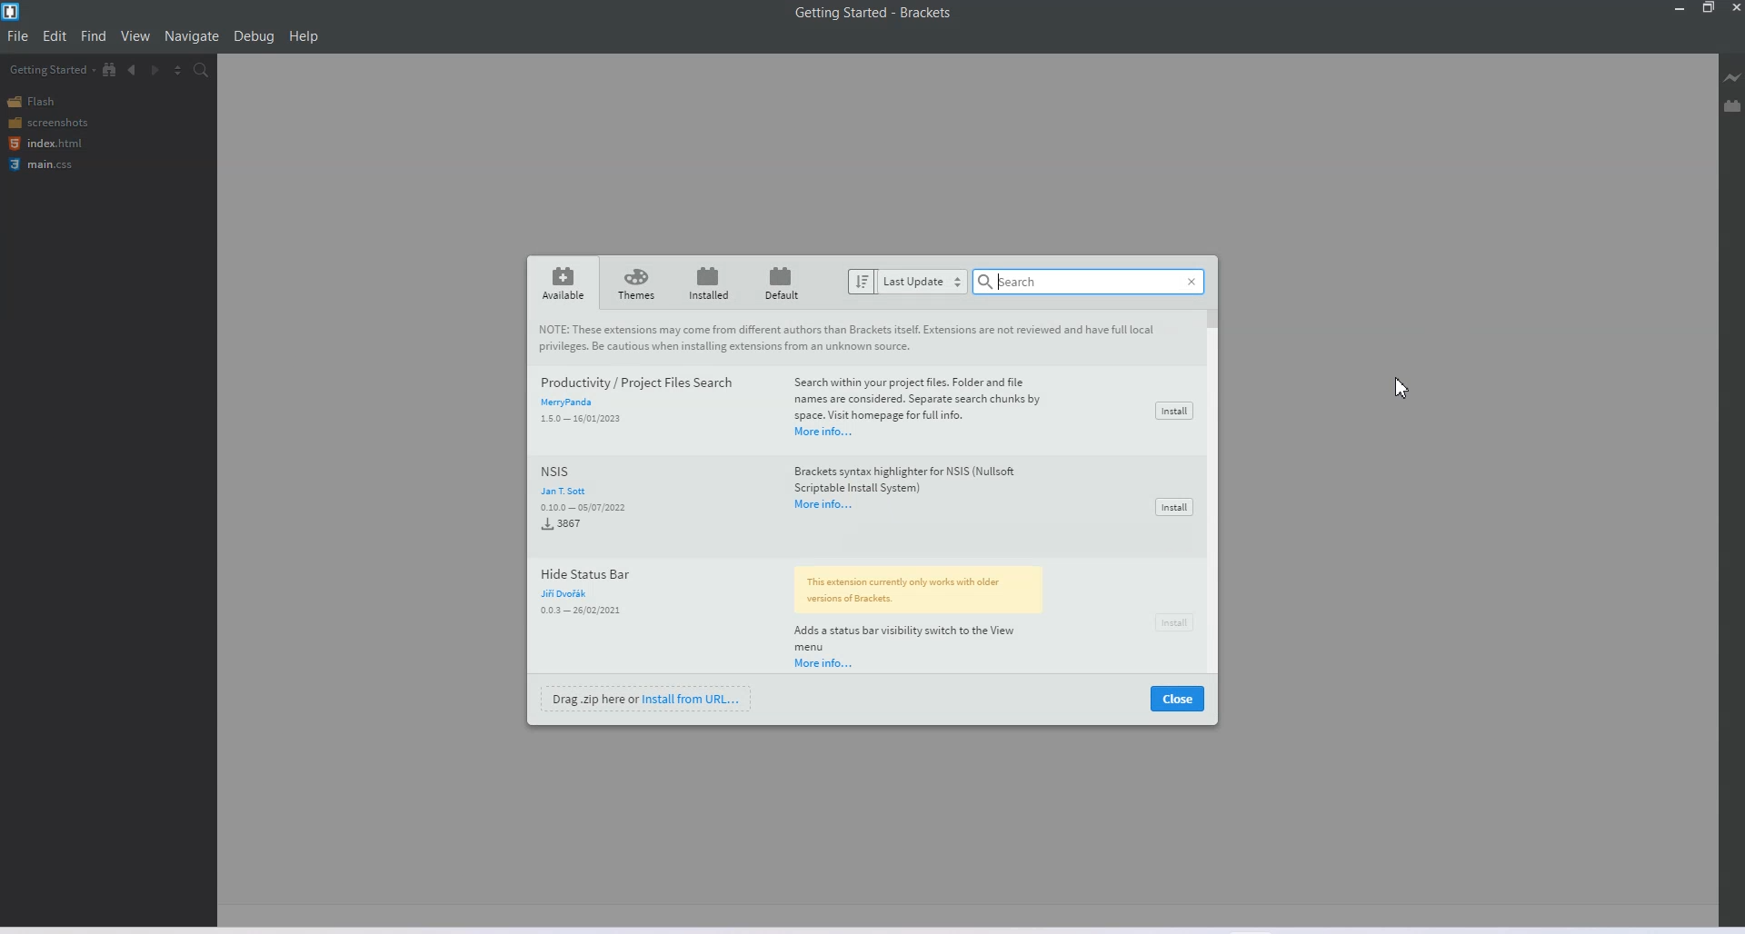 The width and height of the screenshot is (1745, 934). I want to click on 0.0.3-26/02/2021, so click(576, 611).